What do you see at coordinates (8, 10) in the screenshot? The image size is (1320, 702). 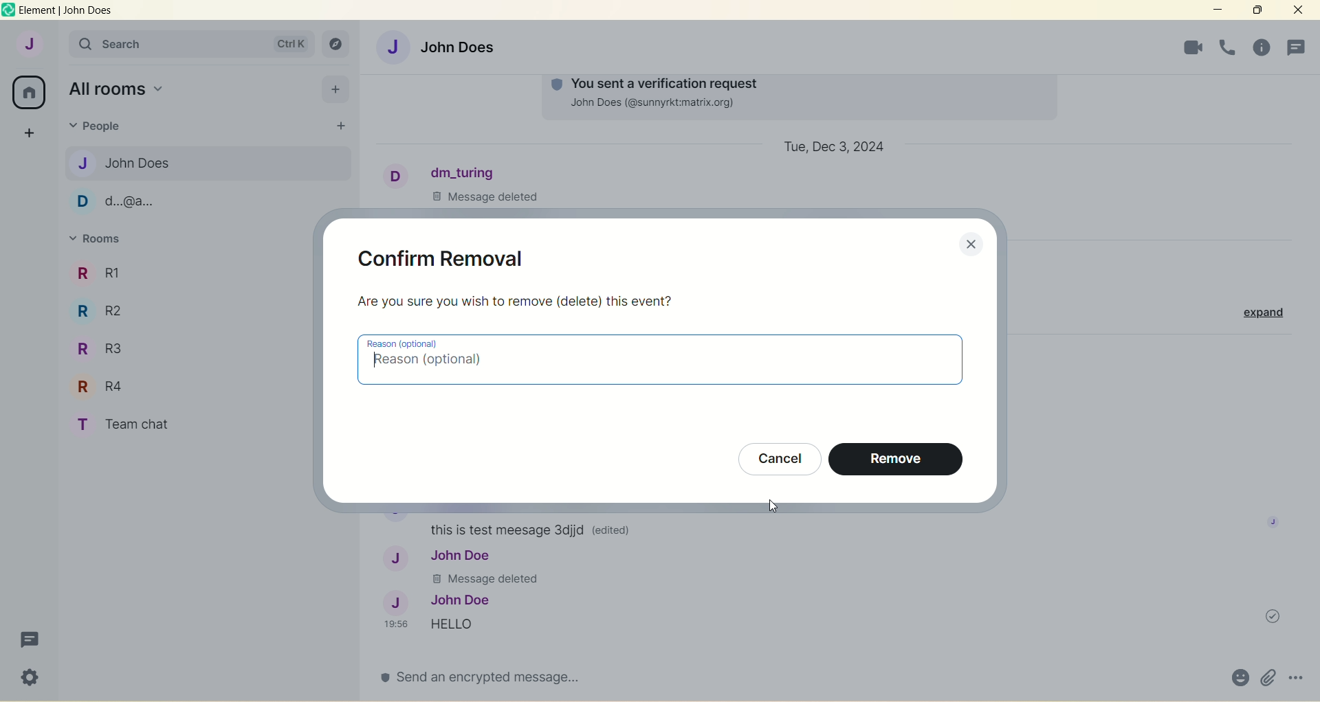 I see `logo` at bounding box center [8, 10].